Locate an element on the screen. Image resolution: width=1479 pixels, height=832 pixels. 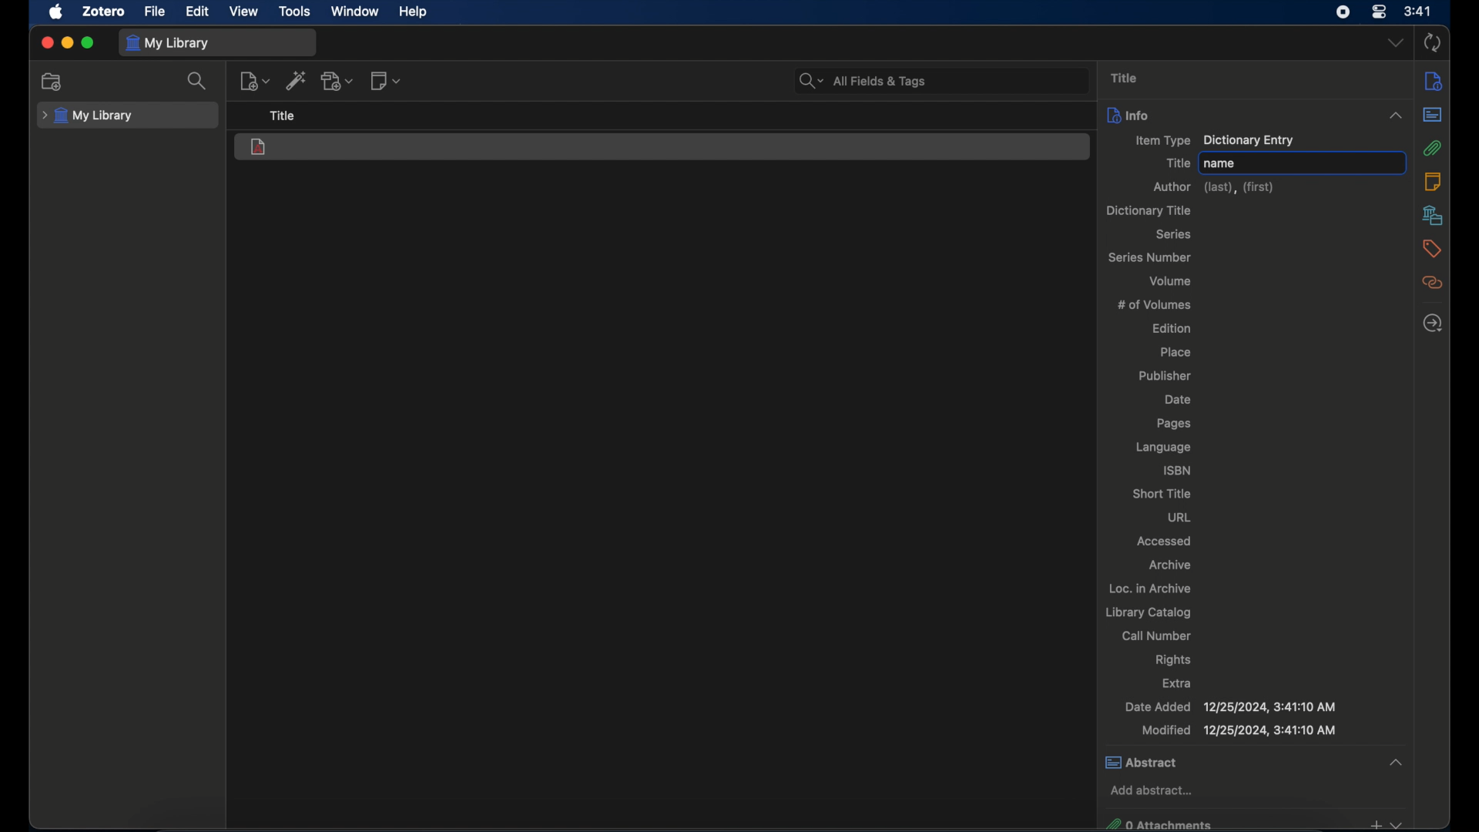
new collection is located at coordinates (52, 82).